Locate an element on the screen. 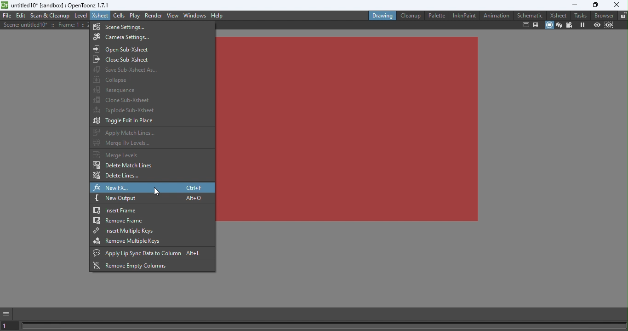  Preview is located at coordinates (597, 24).